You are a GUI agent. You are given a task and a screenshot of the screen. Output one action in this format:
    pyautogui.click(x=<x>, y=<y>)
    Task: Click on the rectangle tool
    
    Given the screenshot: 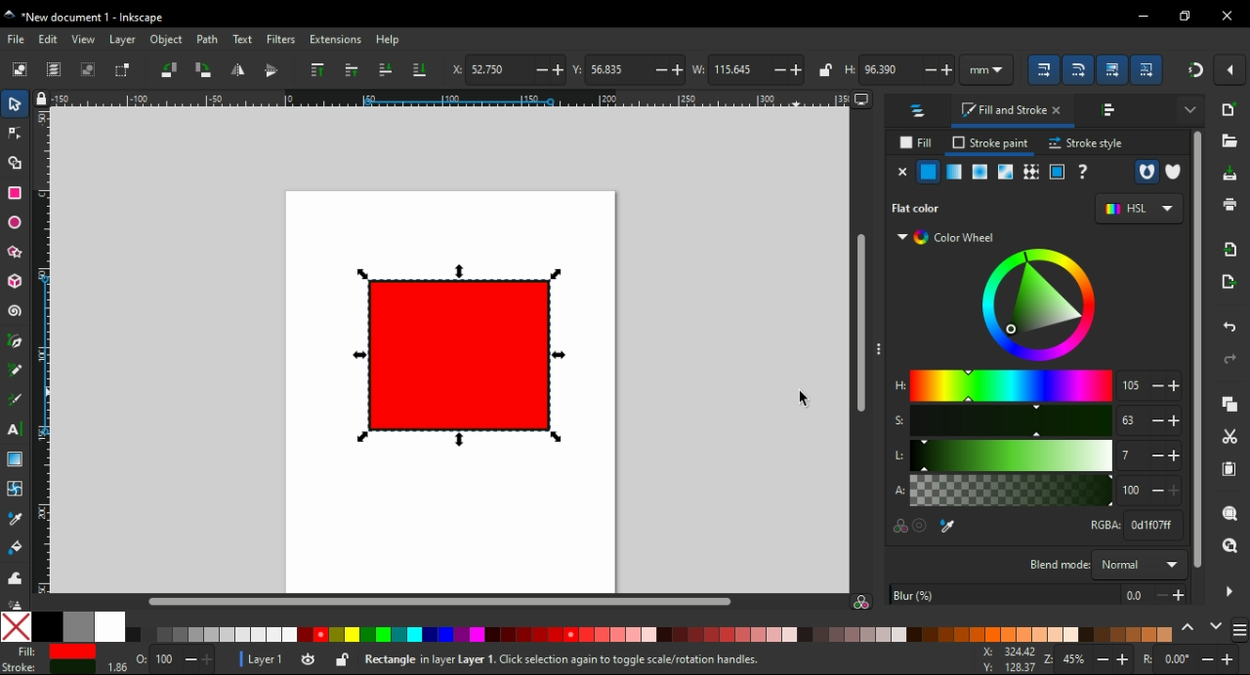 What is the action you would take?
    pyautogui.click(x=15, y=192)
    